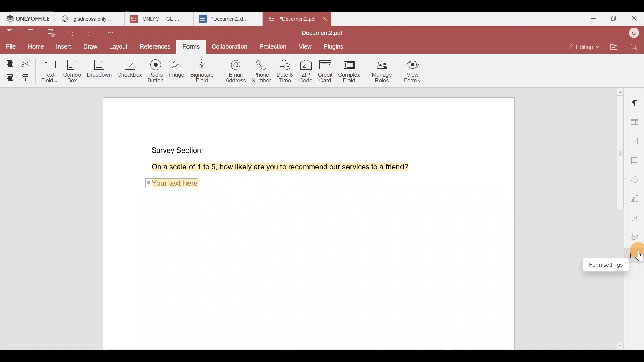 The height and width of the screenshot is (362, 644). What do you see at coordinates (631, 252) in the screenshot?
I see `Cursor` at bounding box center [631, 252].